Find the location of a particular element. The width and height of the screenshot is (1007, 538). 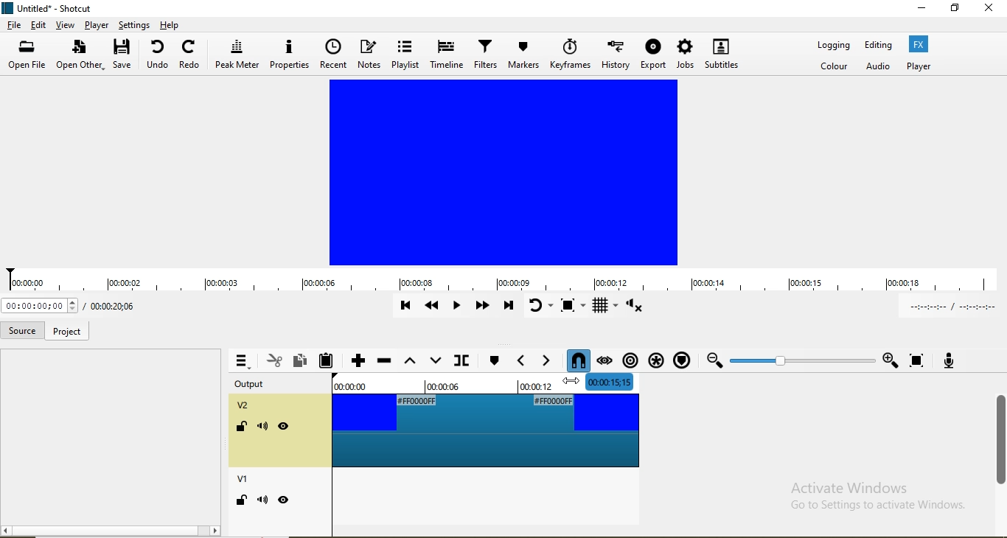

mute is located at coordinates (262, 500).